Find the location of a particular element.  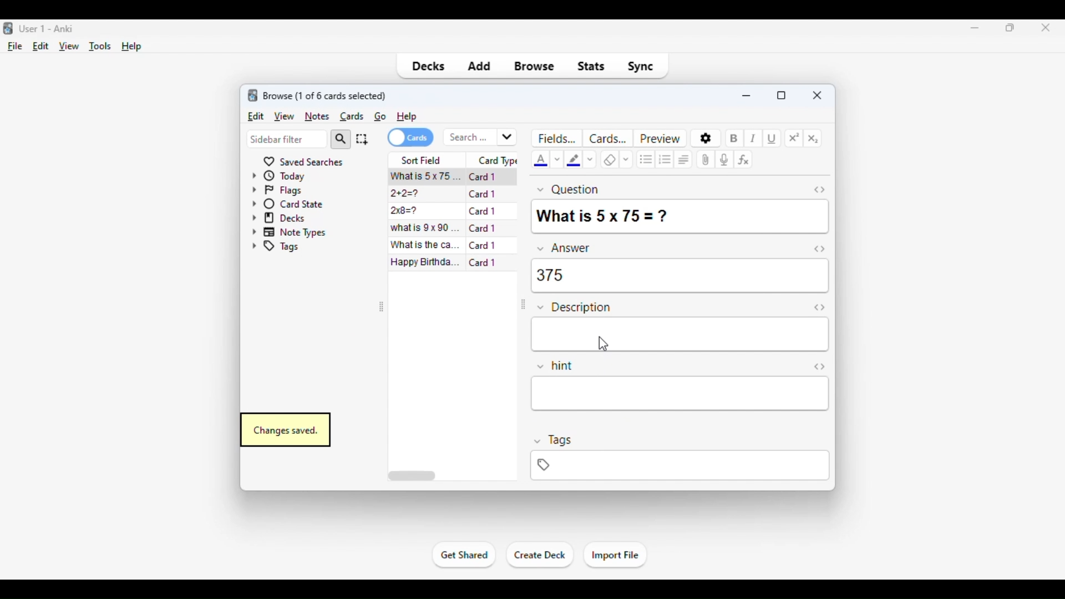

view is located at coordinates (69, 47).